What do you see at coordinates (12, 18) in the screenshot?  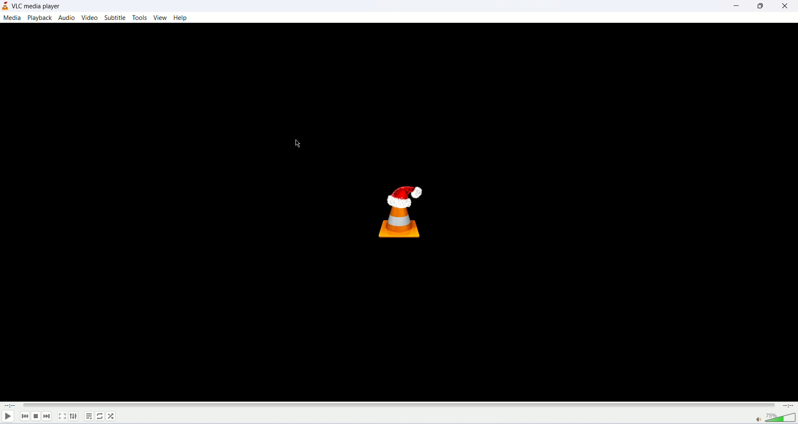 I see `media` at bounding box center [12, 18].